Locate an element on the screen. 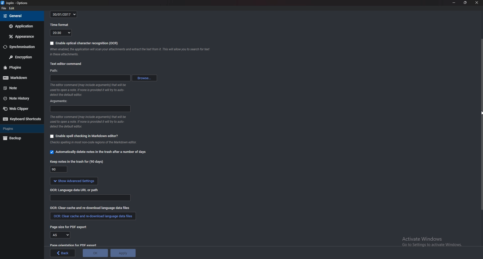 This screenshot has width=483, height=259. 20:30 is located at coordinates (61, 33).